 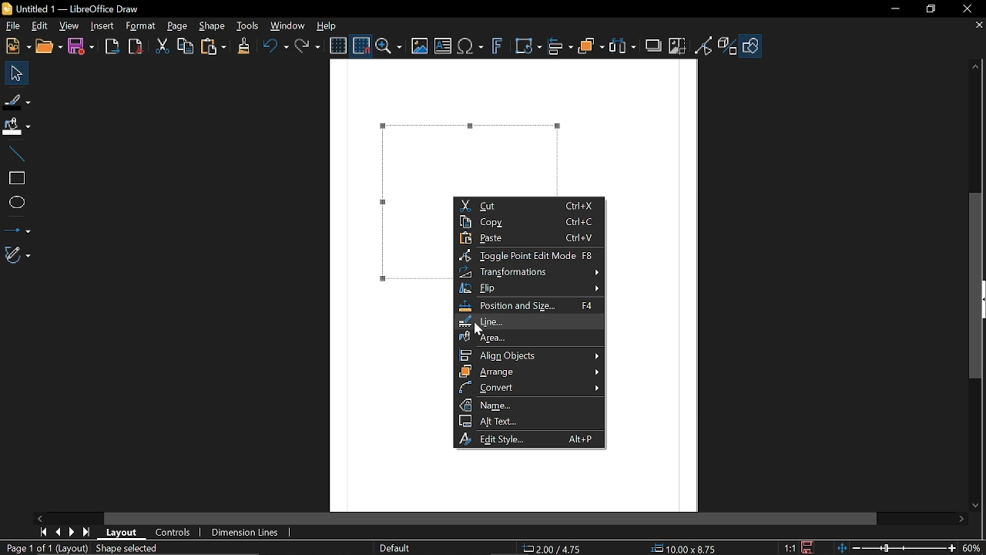 I want to click on paste, so click(x=214, y=46).